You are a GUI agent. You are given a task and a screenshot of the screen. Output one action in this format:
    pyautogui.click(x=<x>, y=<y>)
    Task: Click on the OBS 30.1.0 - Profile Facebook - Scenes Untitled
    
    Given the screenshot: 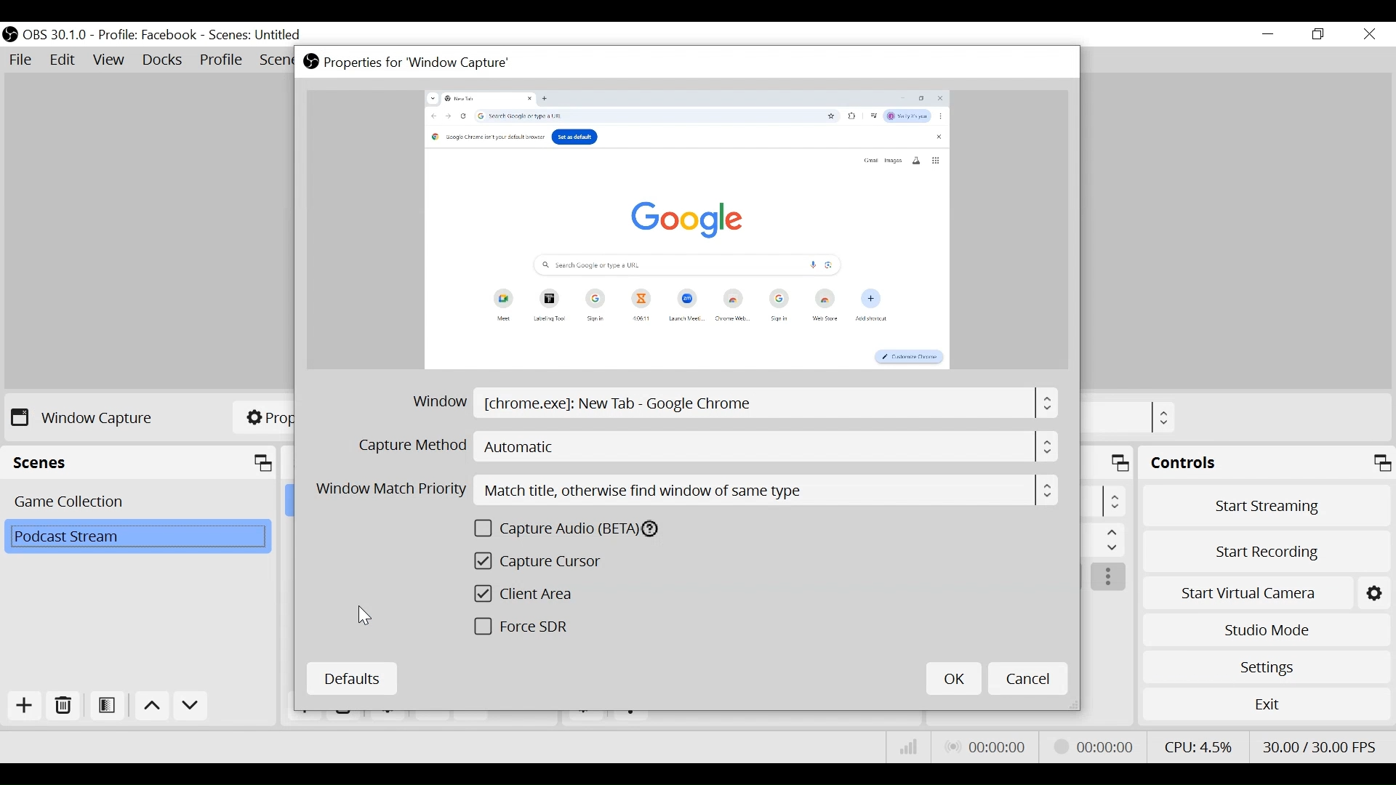 What is the action you would take?
    pyautogui.click(x=166, y=35)
    